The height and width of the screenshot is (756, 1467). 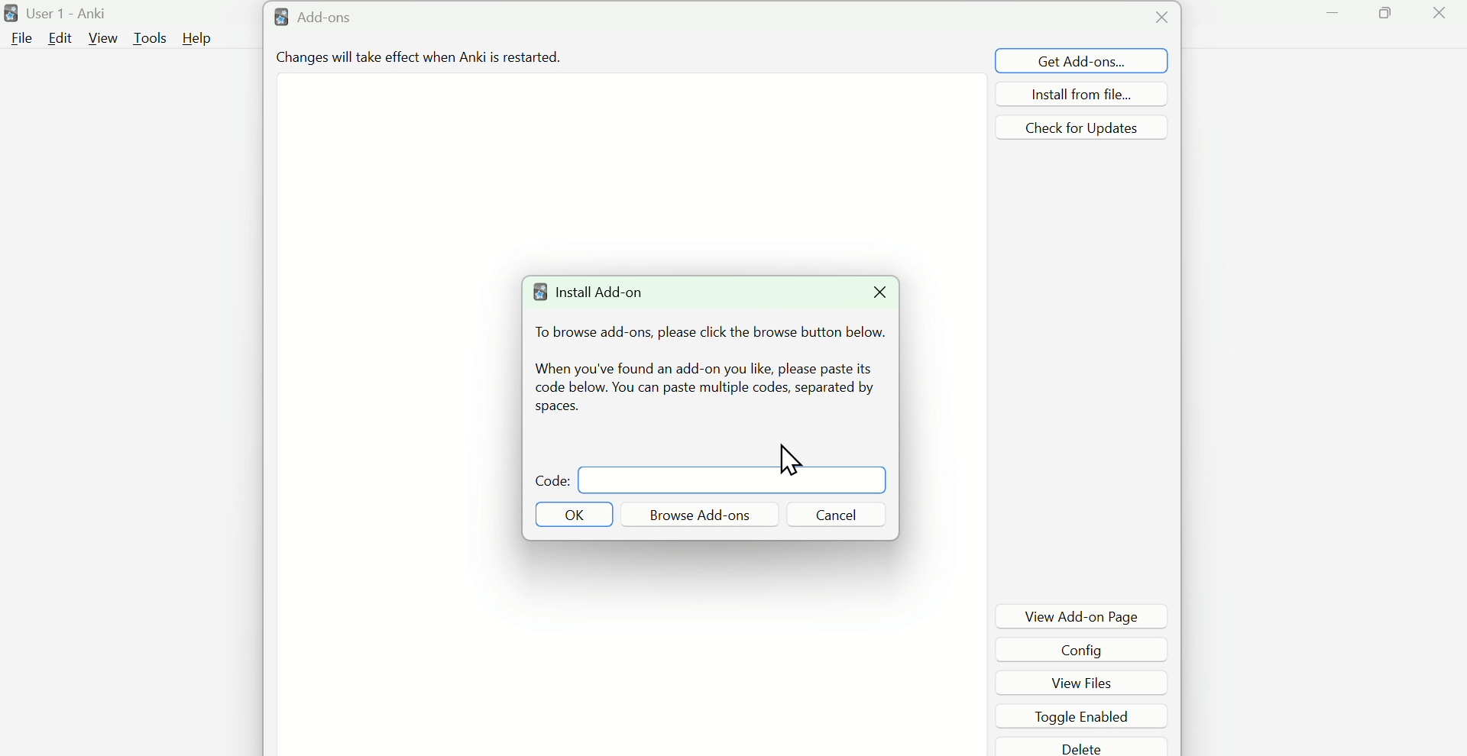 I want to click on & Add-ons, so click(x=338, y=19).